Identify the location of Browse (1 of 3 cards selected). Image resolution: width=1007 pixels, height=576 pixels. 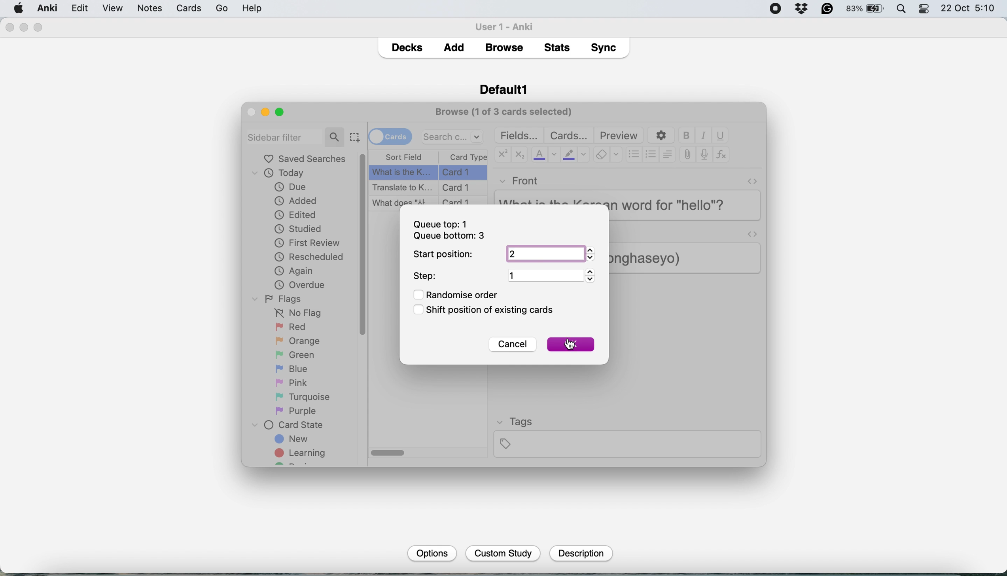
(506, 111).